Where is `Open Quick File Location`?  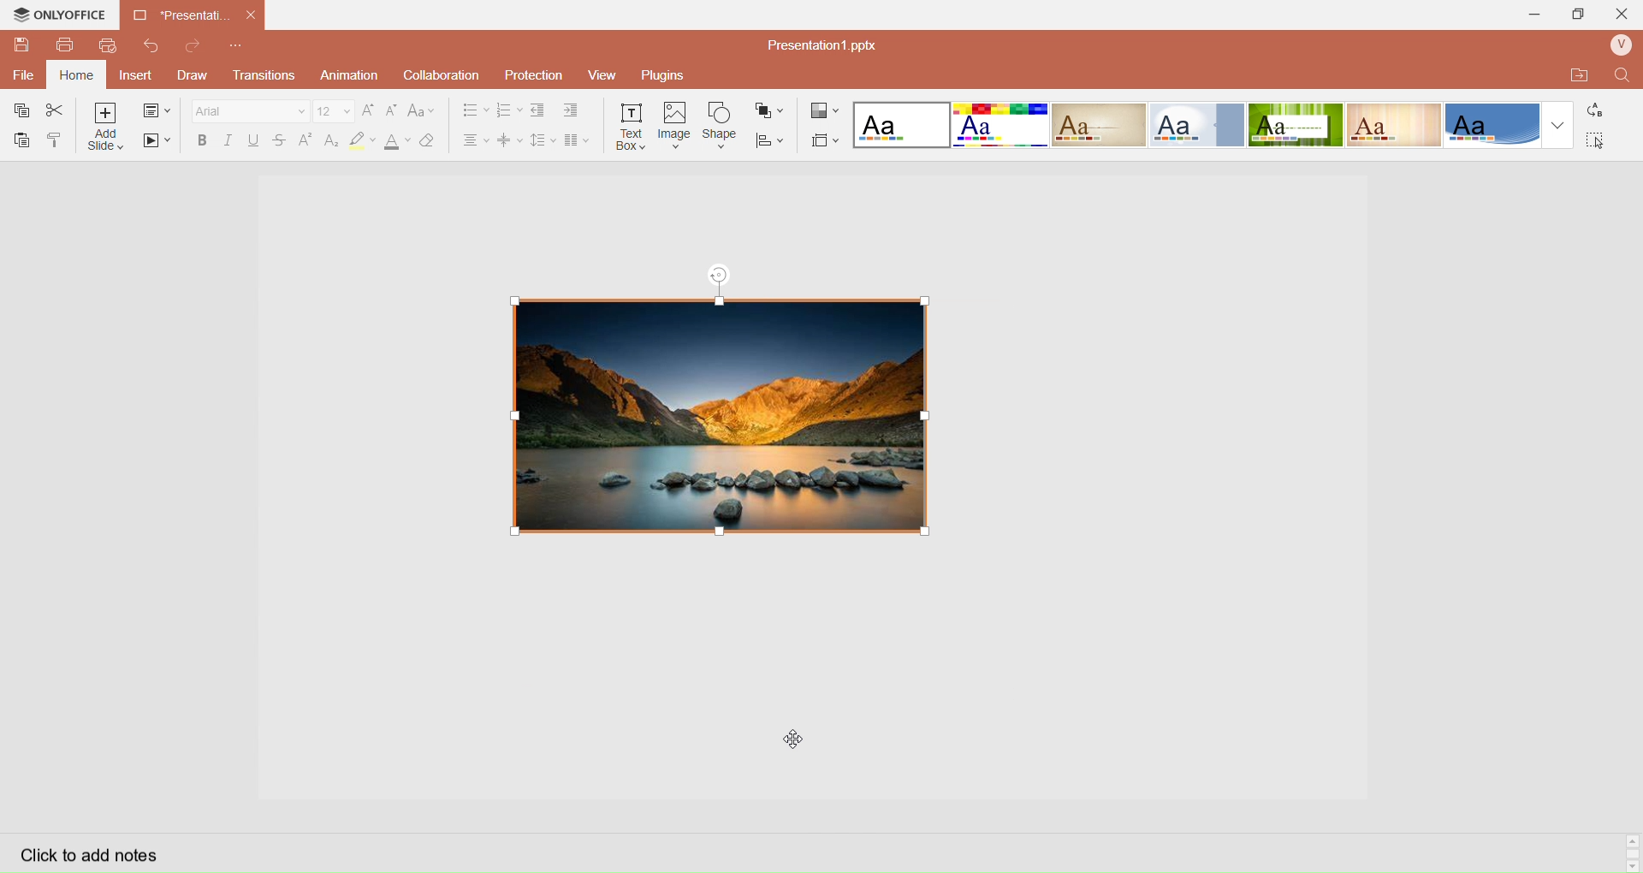 Open Quick File Location is located at coordinates (1580, 75).